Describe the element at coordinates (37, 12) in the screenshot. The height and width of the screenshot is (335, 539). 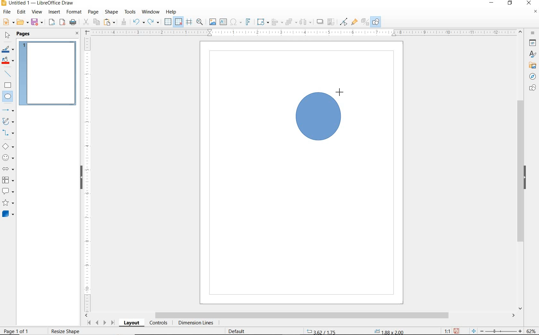
I see `VIEW` at that location.